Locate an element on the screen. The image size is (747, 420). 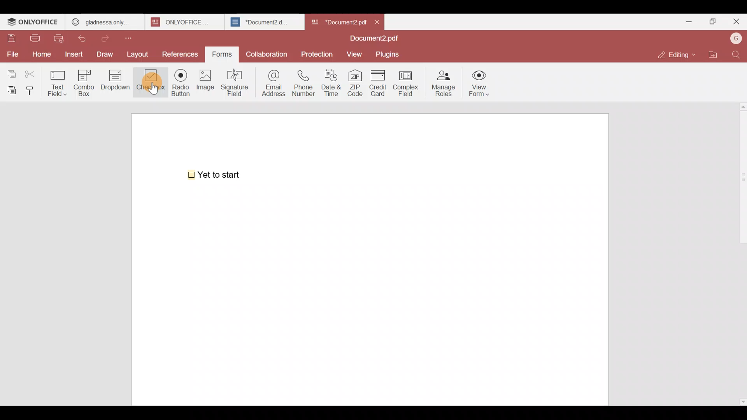
Open file location is located at coordinates (713, 54).